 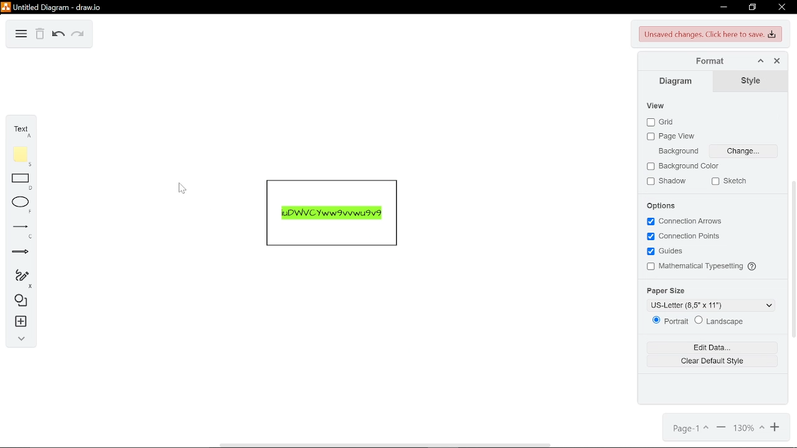 What do you see at coordinates (77, 35) in the screenshot?
I see `redo` at bounding box center [77, 35].